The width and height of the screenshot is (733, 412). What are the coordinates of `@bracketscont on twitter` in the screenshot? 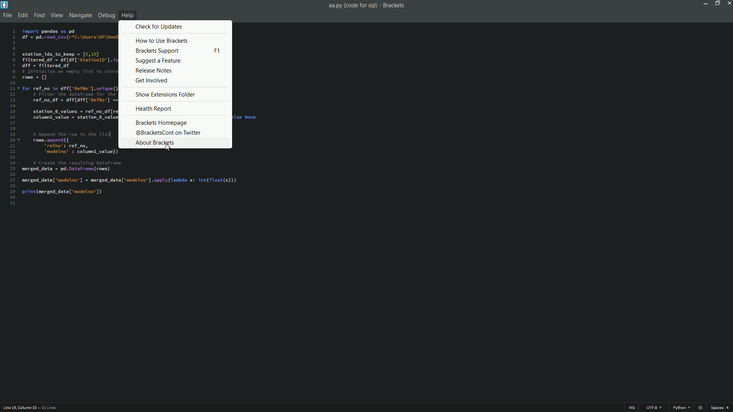 It's located at (169, 132).